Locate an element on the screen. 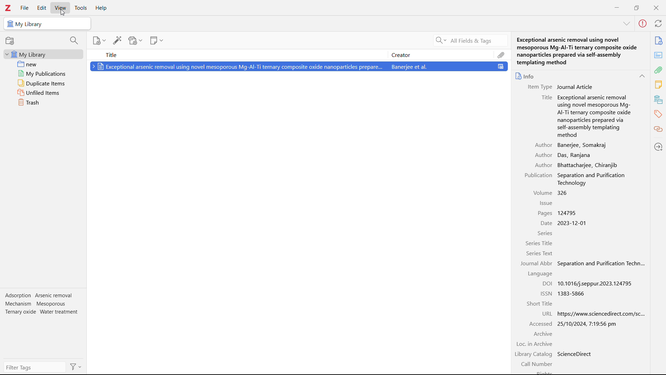 The height and width of the screenshot is (375, 666). minimize is located at coordinates (617, 7).